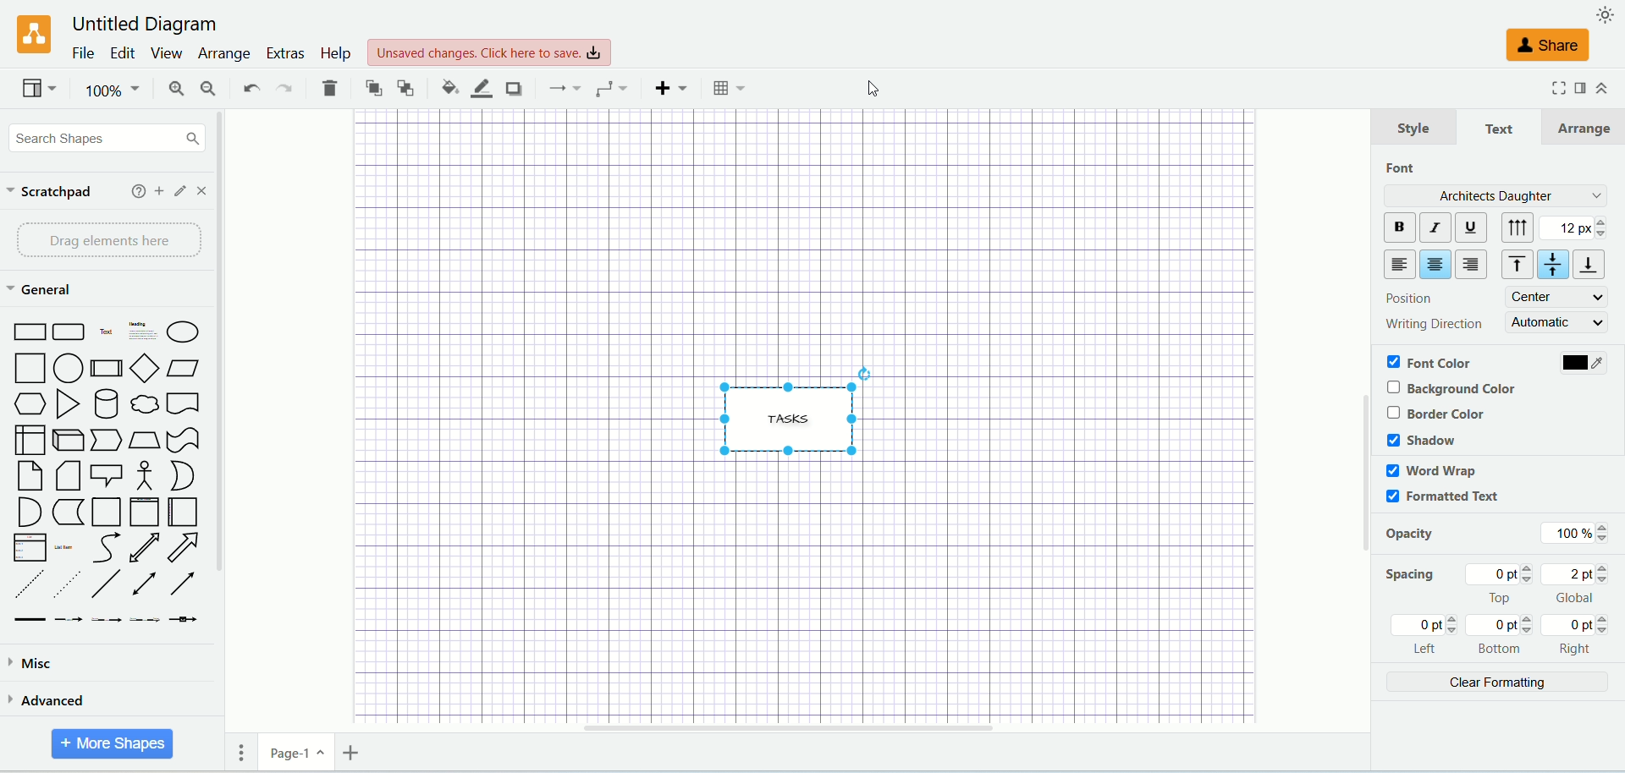  Describe the element at coordinates (1410, 578) in the screenshot. I see `spacing` at that location.